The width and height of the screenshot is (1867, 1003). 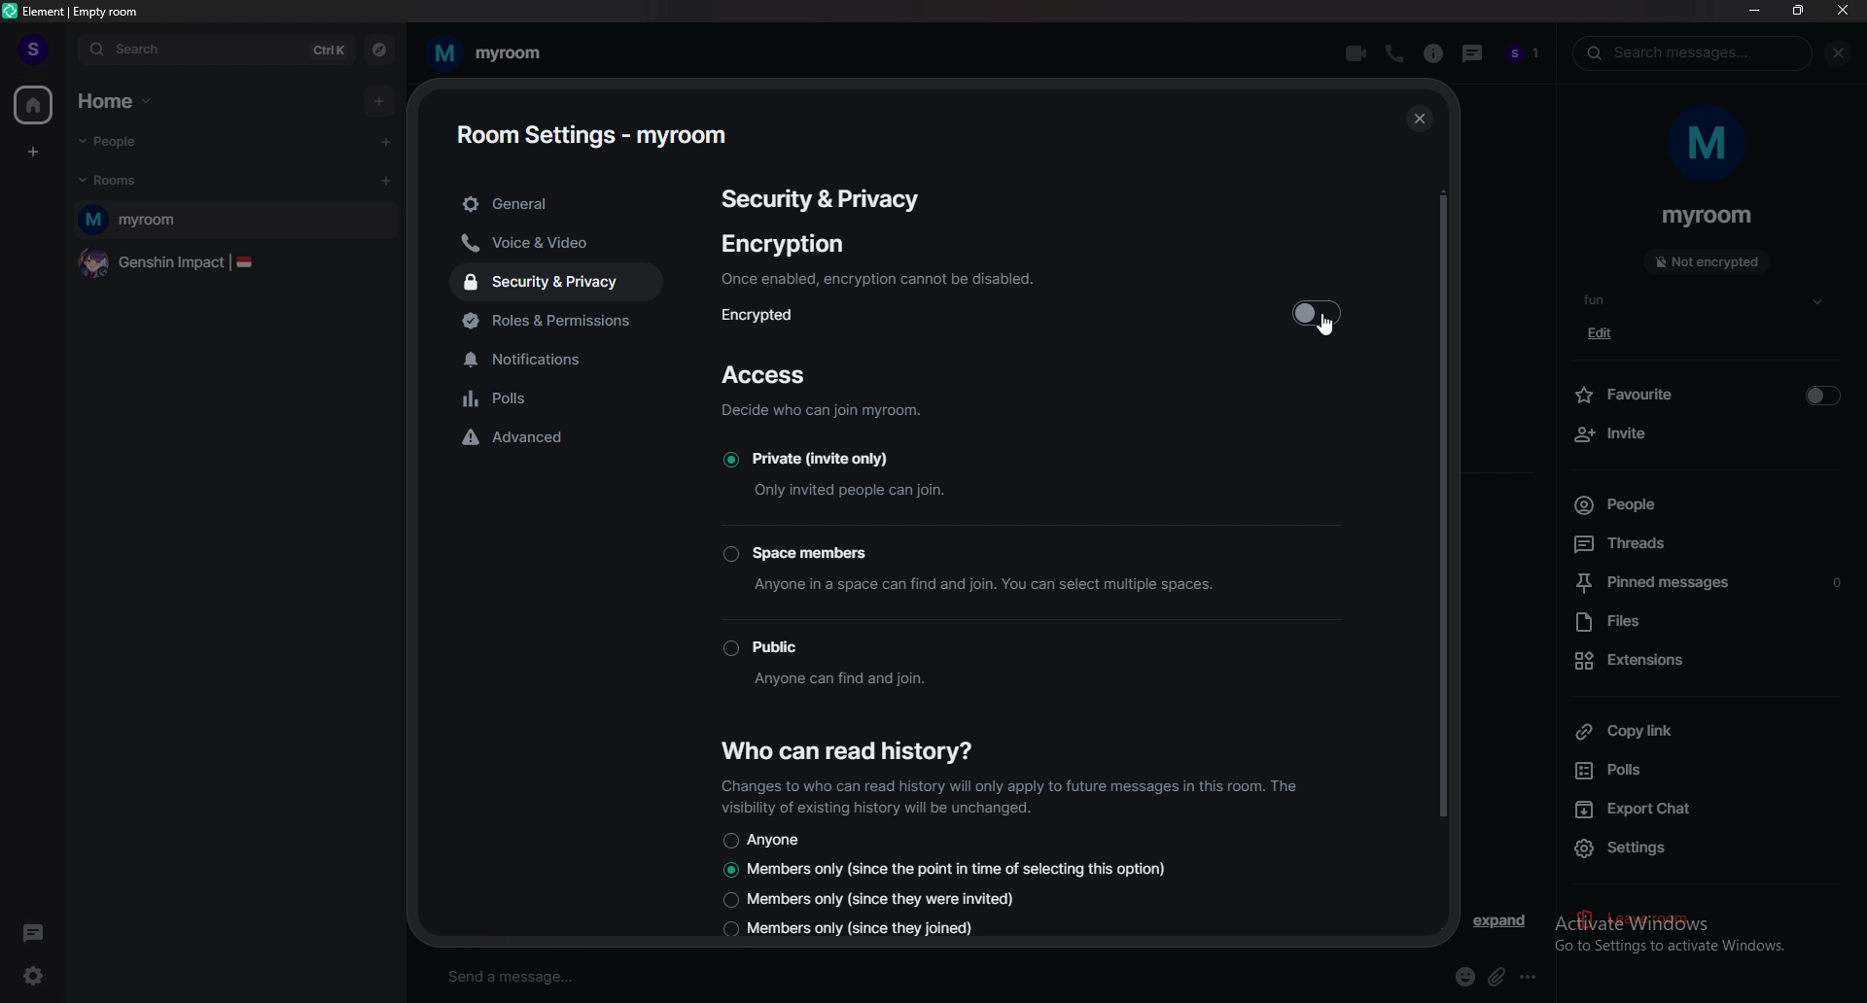 I want to click on close, so click(x=1843, y=12).